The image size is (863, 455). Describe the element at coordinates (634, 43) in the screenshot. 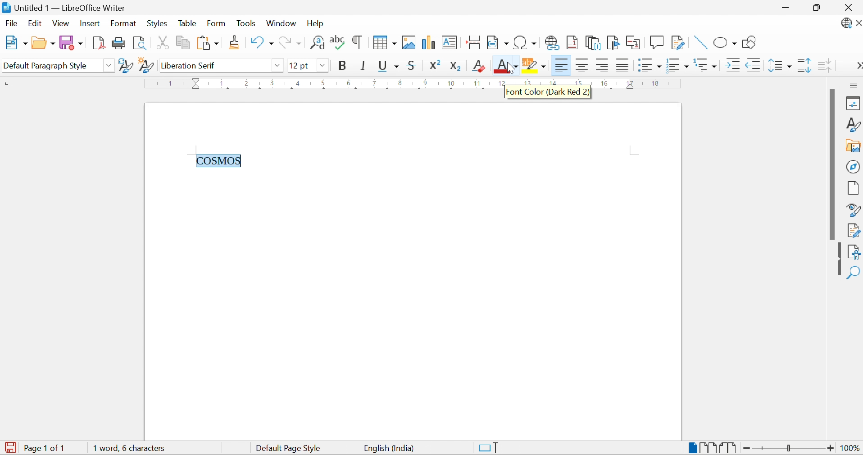

I see `Insert Cross-reference` at that location.